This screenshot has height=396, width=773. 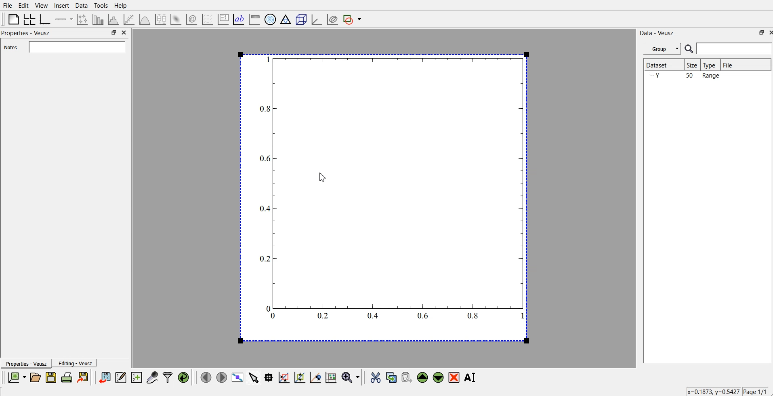 What do you see at coordinates (152, 378) in the screenshot?
I see `capture remote data` at bounding box center [152, 378].